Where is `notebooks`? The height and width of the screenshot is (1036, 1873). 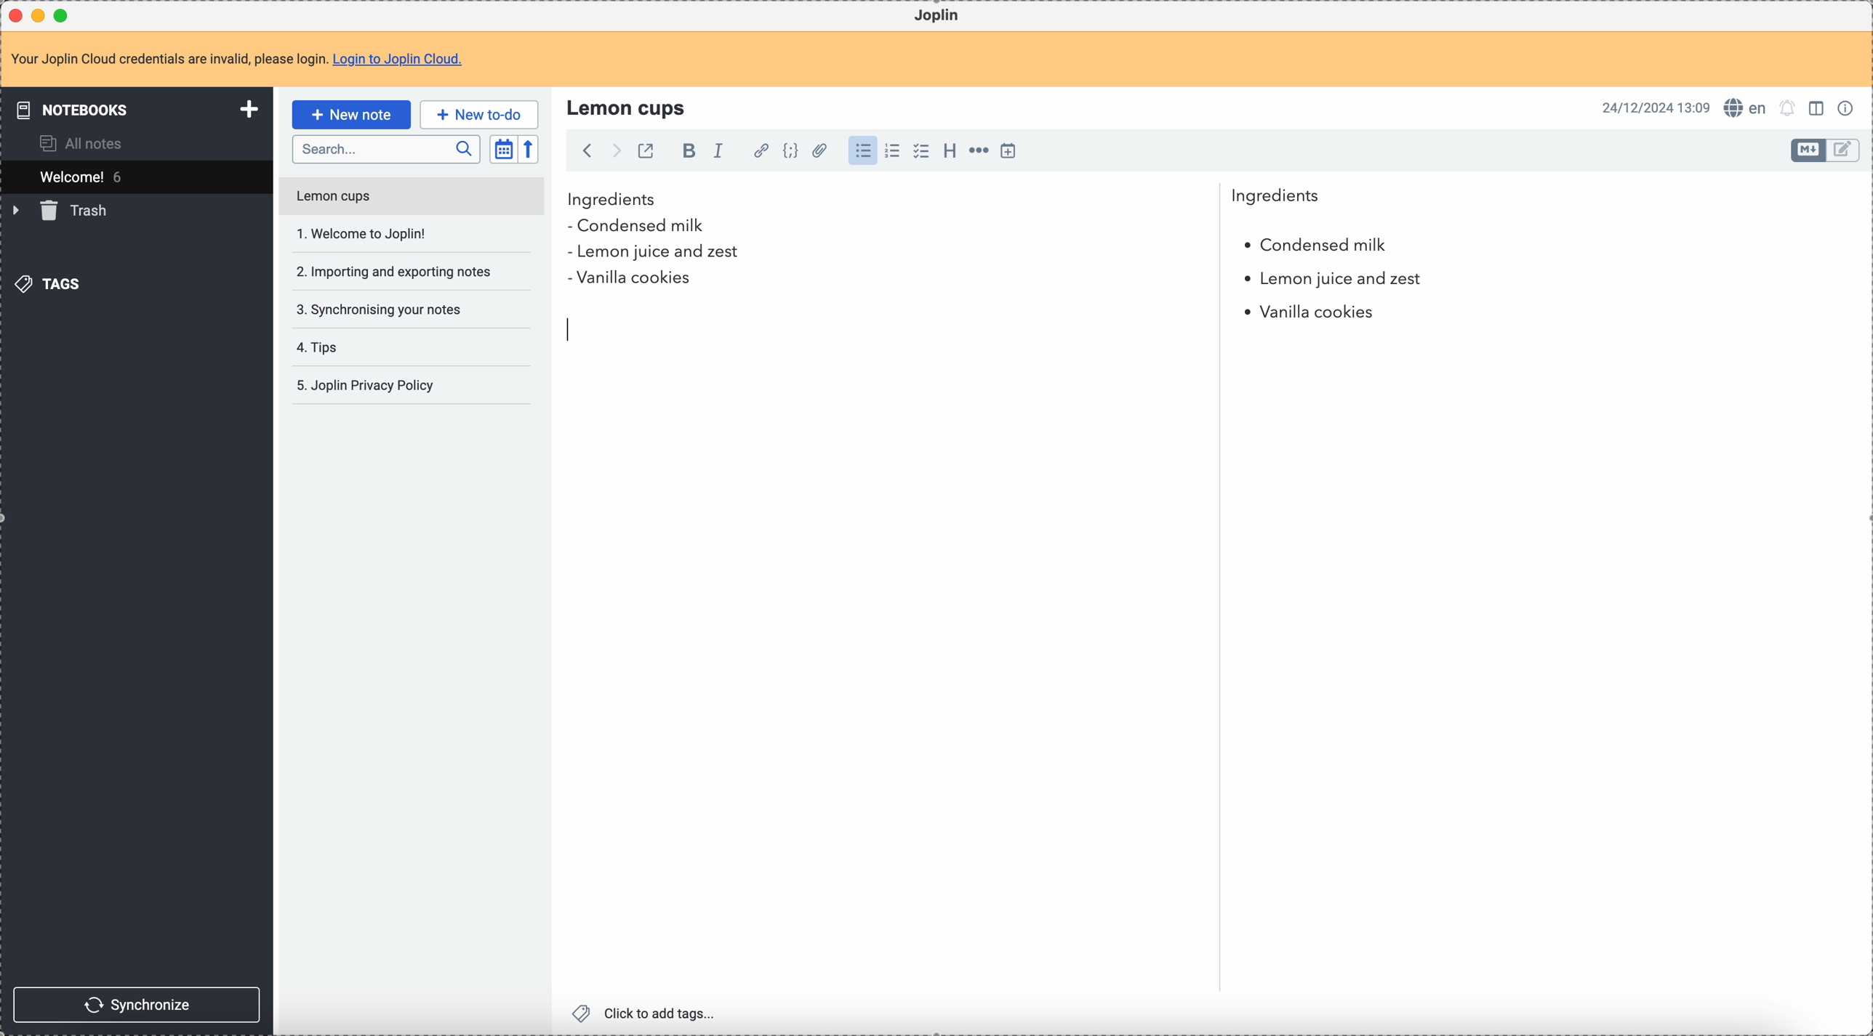
notebooks is located at coordinates (140, 109).